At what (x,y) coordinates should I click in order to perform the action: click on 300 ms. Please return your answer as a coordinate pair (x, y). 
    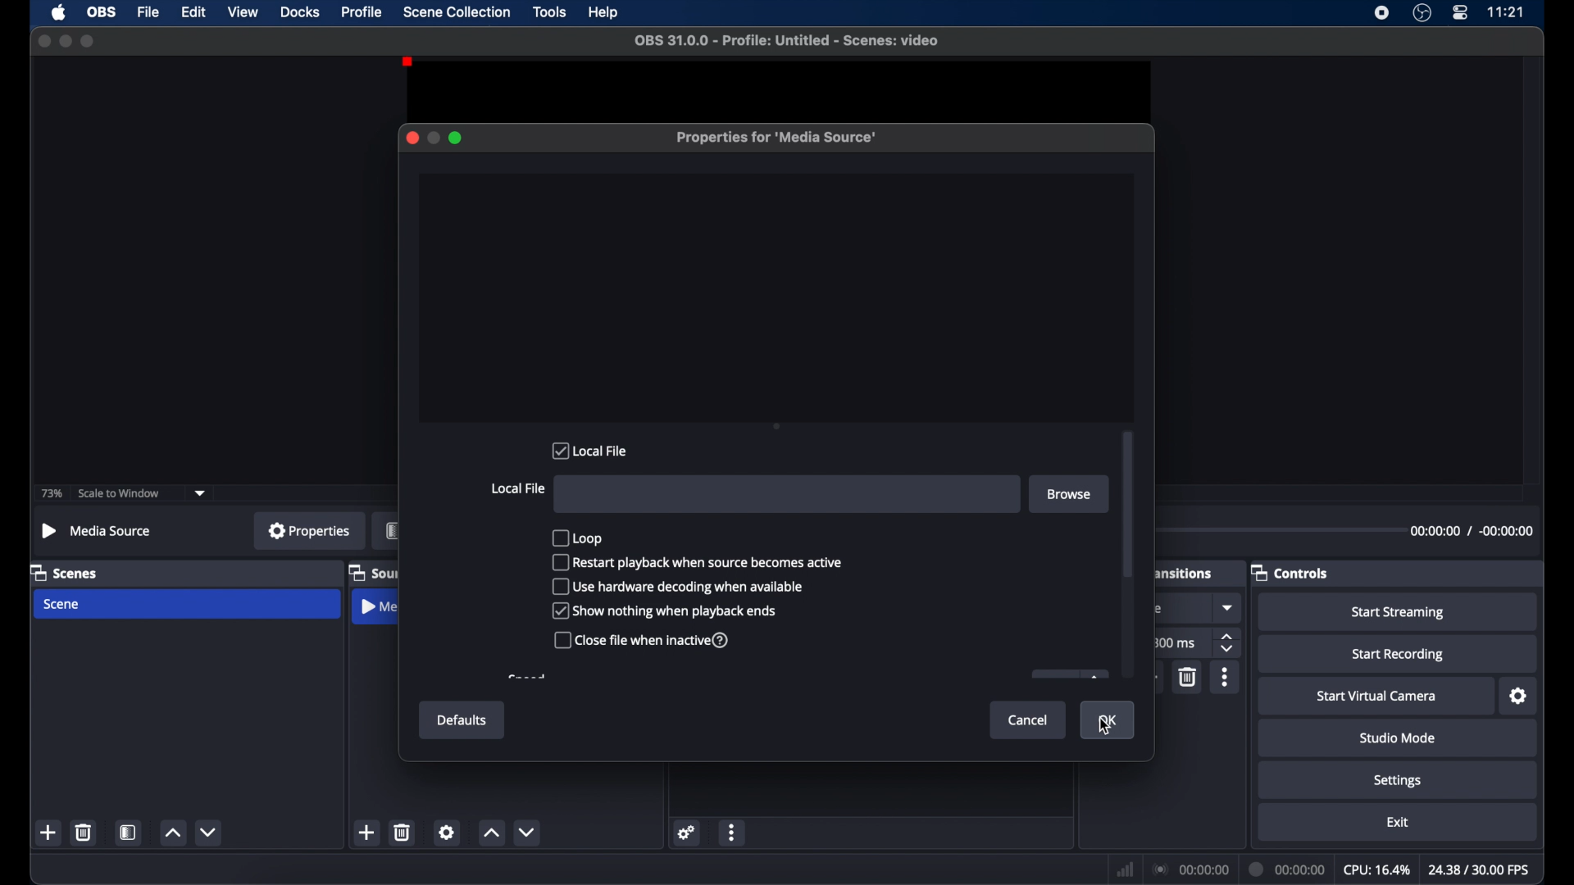
    Looking at the image, I should click on (1174, 642).